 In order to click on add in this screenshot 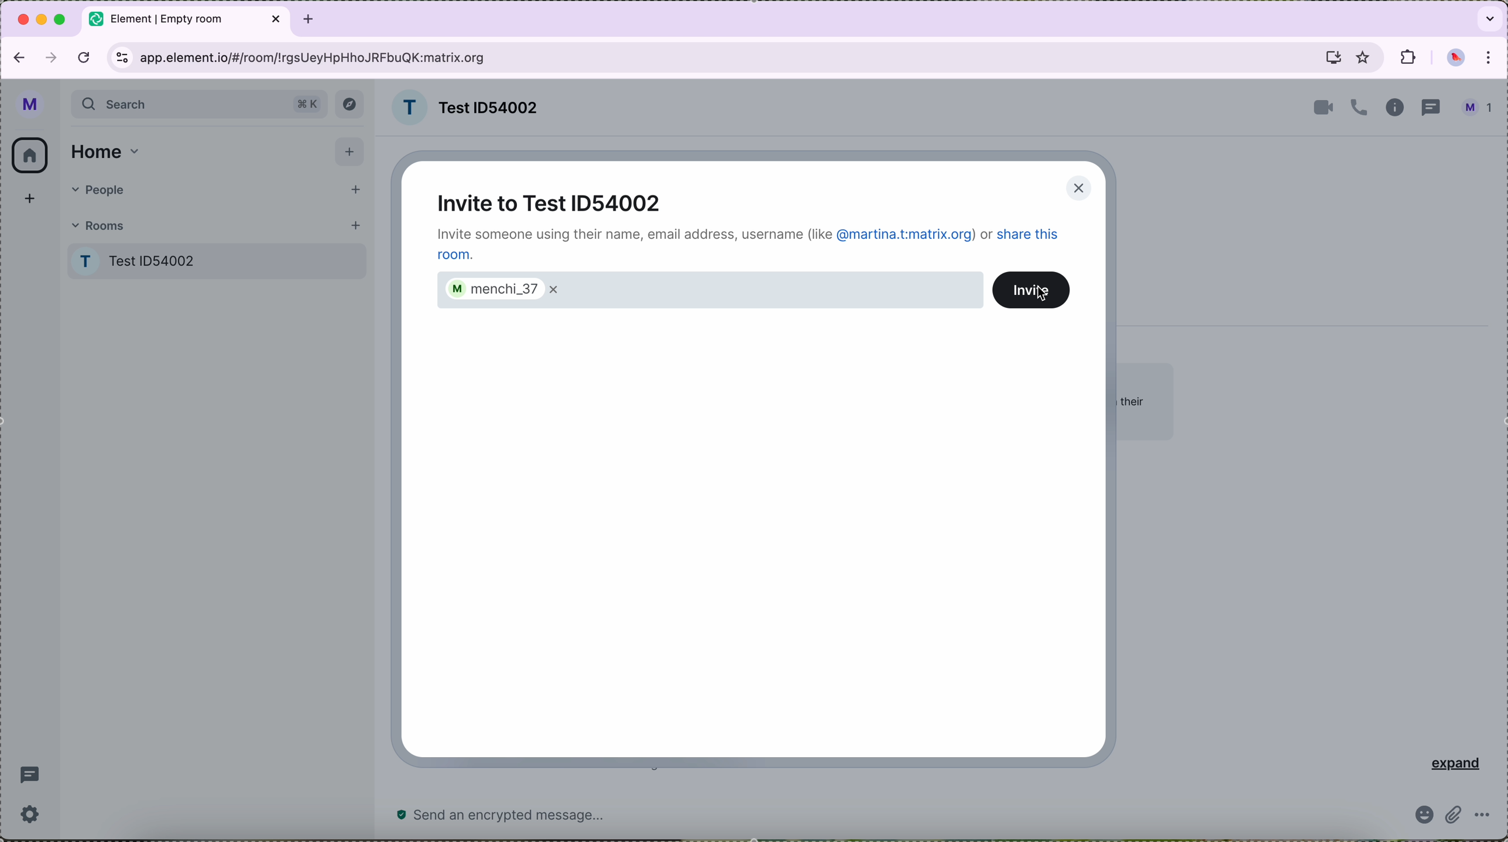, I will do `click(29, 200)`.